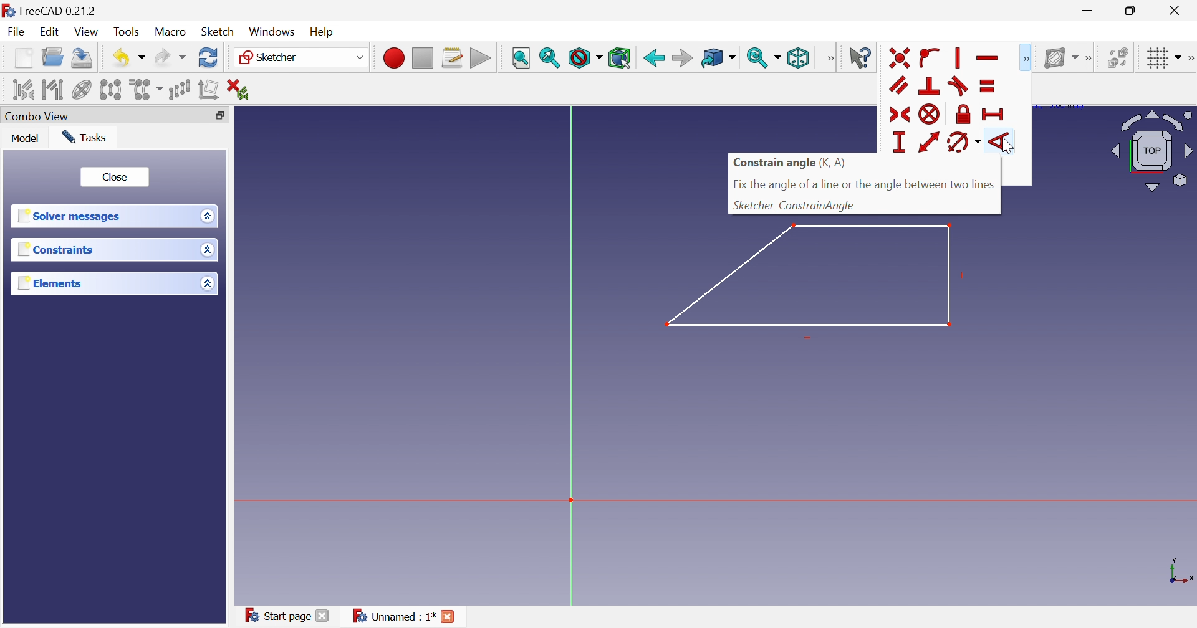 This screenshot has width=1197, height=628. I want to click on Polyline, so click(817, 280).